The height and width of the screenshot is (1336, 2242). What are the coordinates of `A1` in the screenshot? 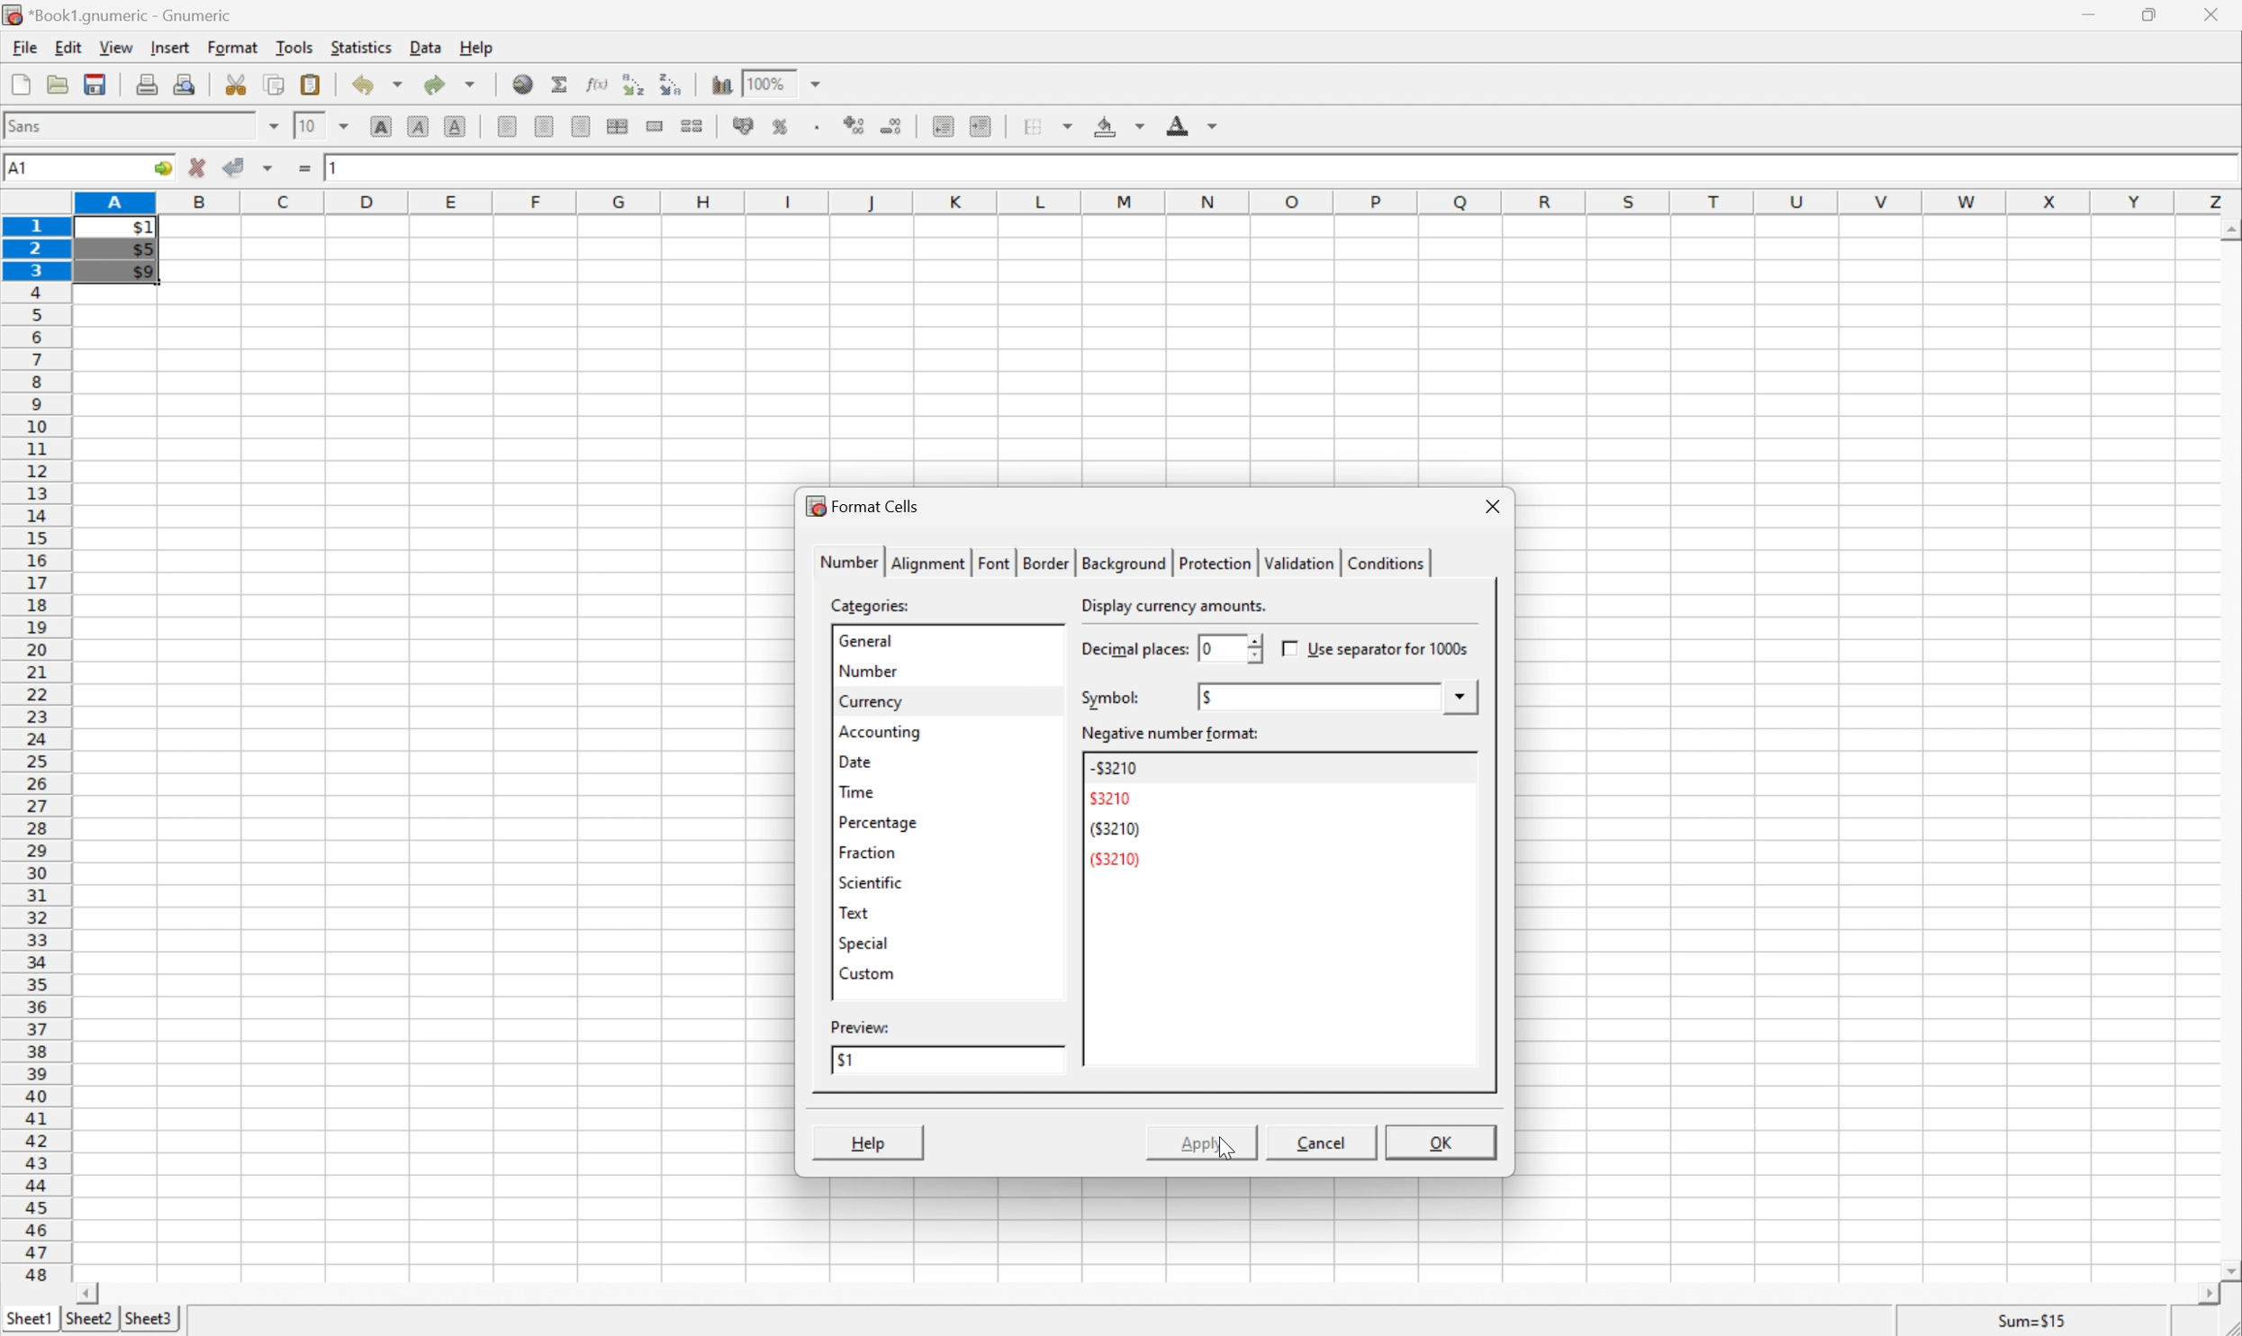 It's located at (22, 168).